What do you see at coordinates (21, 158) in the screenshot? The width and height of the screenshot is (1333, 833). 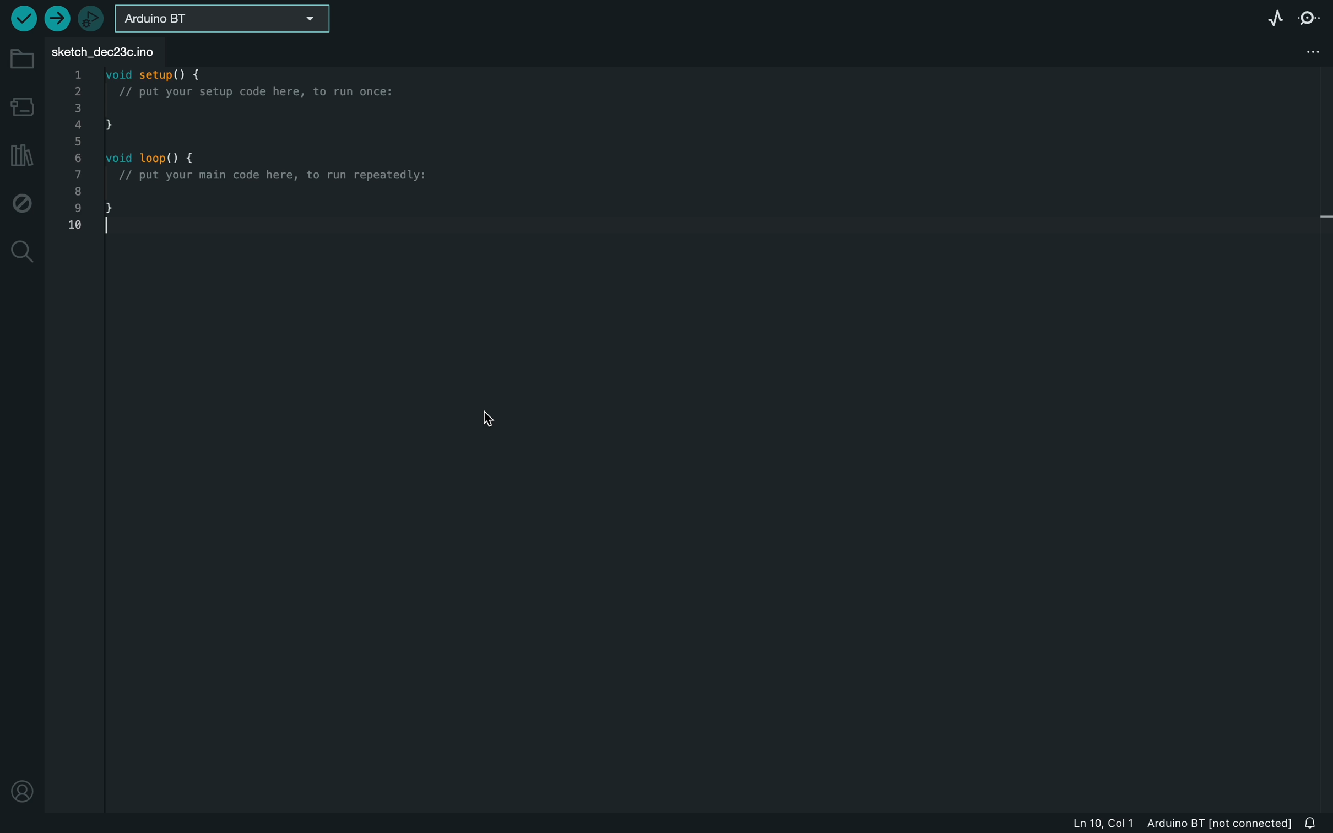 I see `library manager` at bounding box center [21, 158].